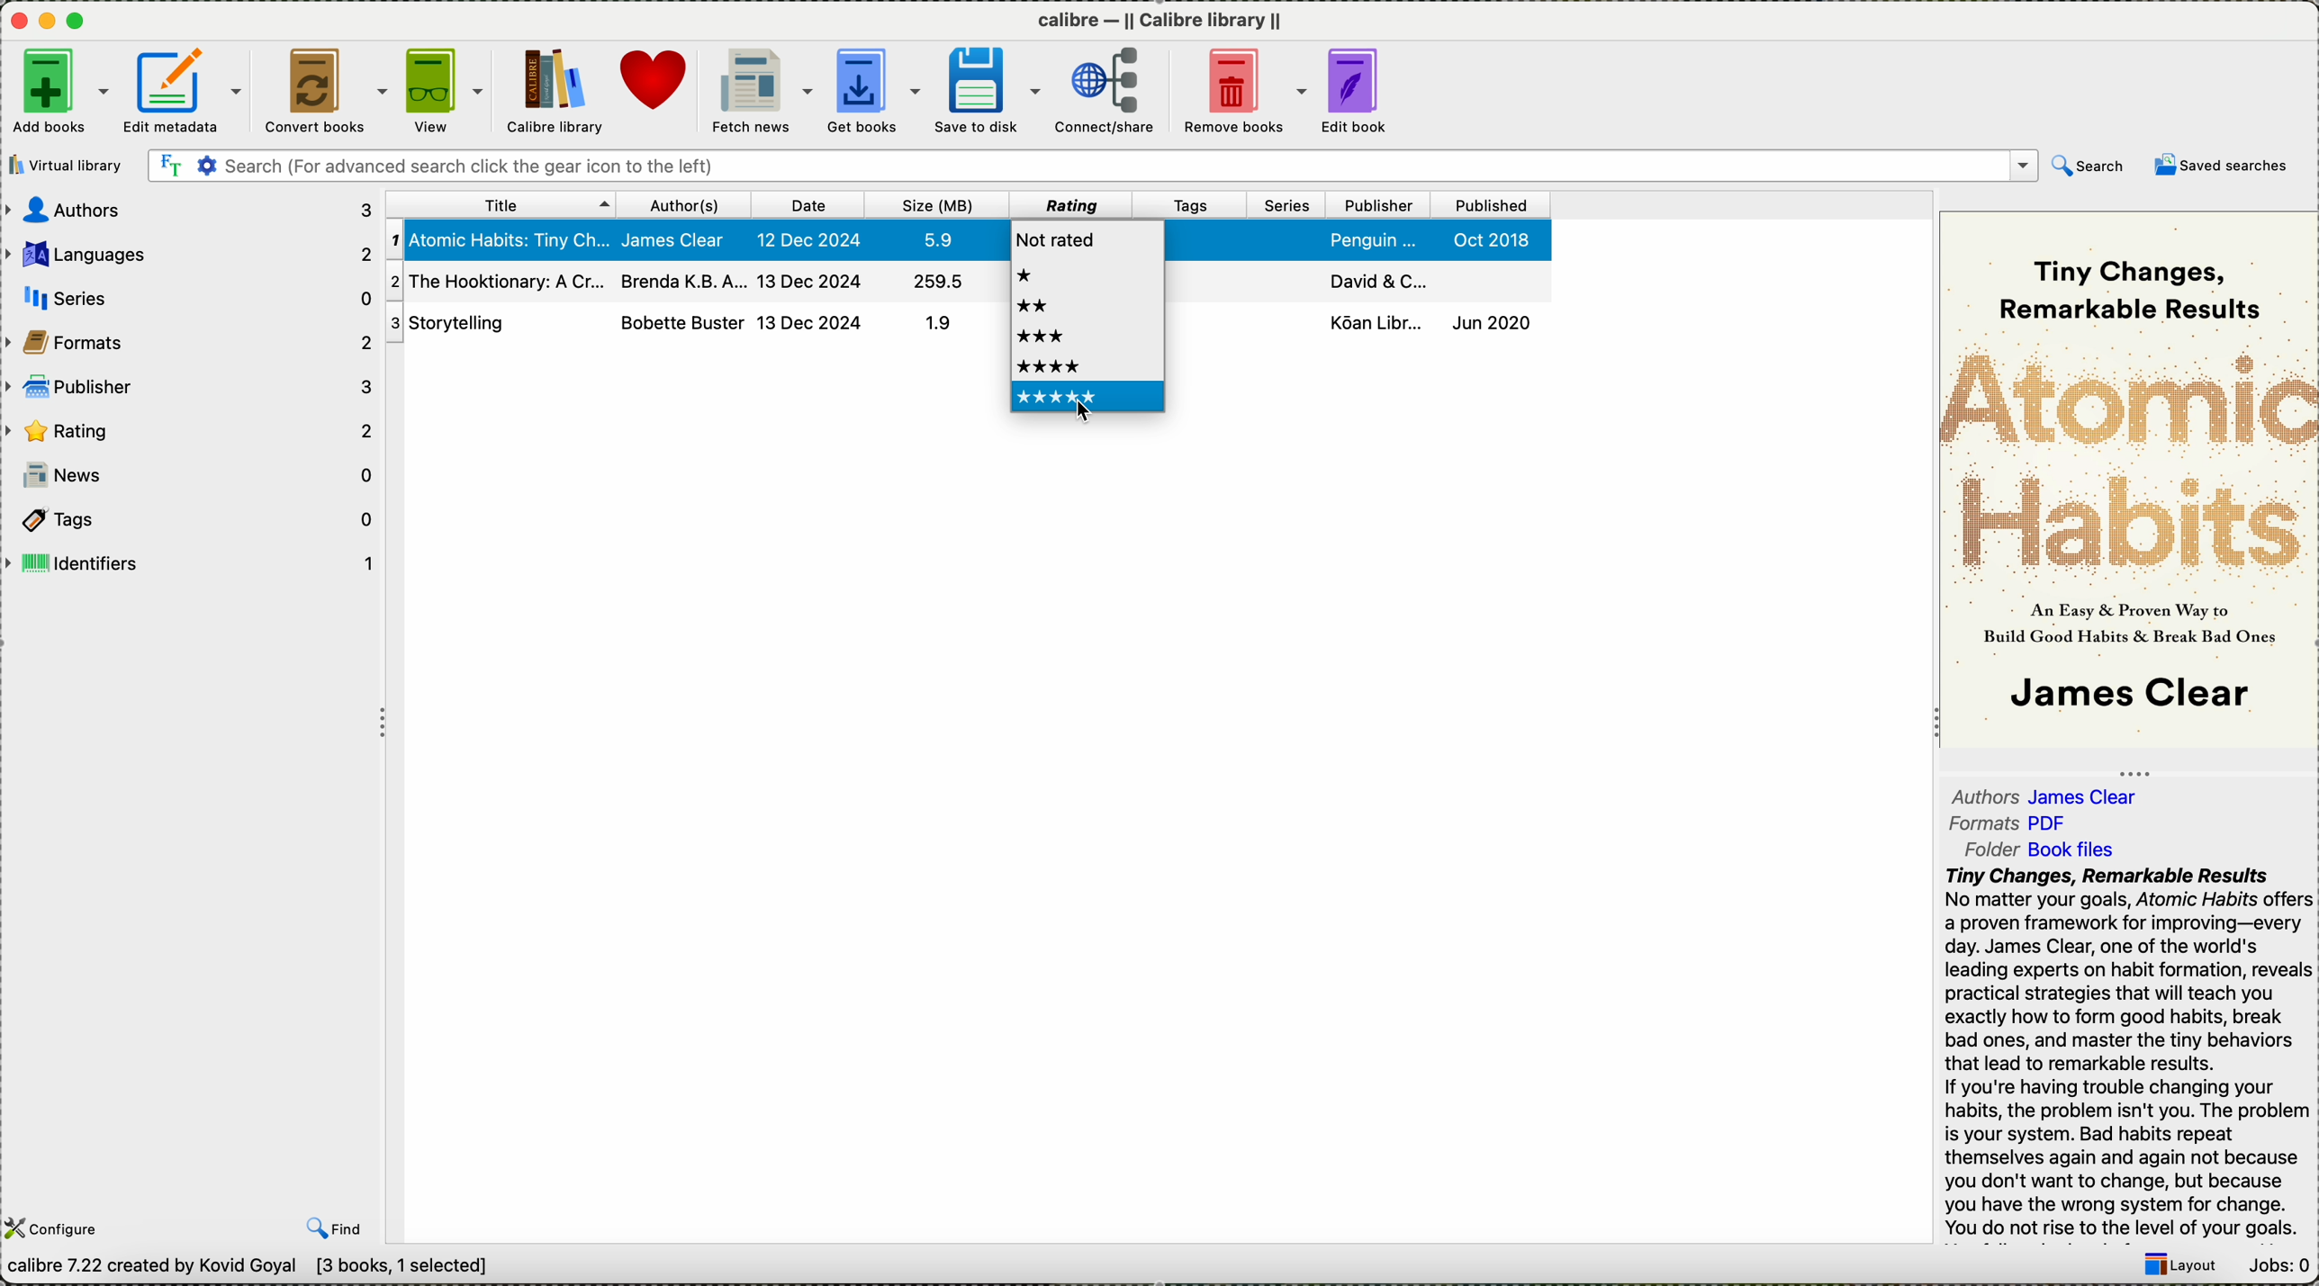  Describe the element at coordinates (1221, 284) in the screenshot. I see `tags` at that location.